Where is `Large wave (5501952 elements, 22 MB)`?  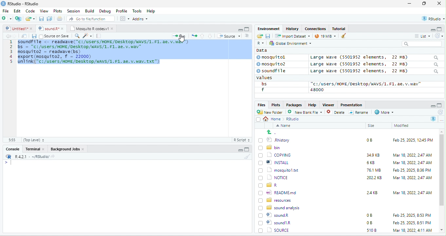 Large wave (5501952 elements, 22 MB) is located at coordinates (375, 72).